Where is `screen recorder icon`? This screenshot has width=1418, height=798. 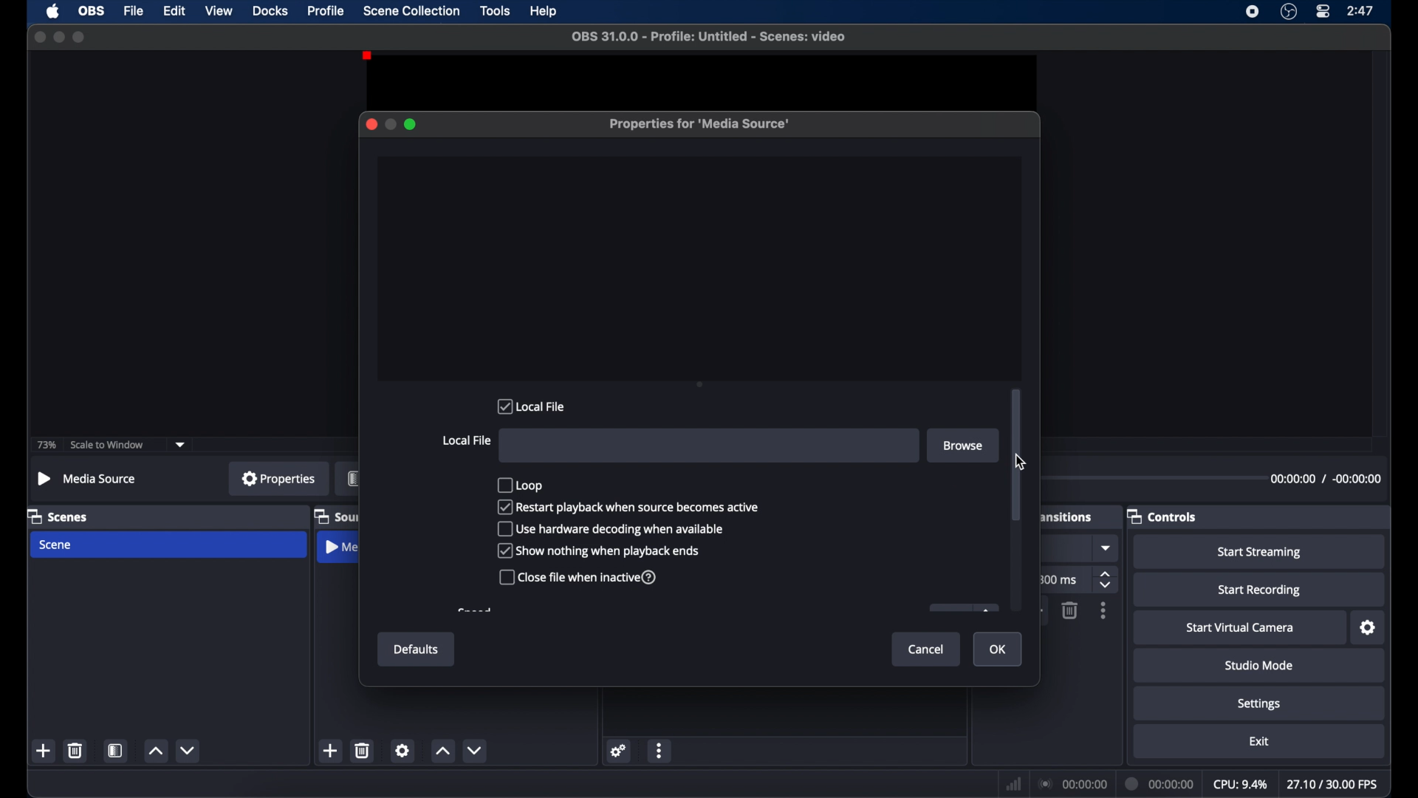
screen recorder icon is located at coordinates (1253, 12).